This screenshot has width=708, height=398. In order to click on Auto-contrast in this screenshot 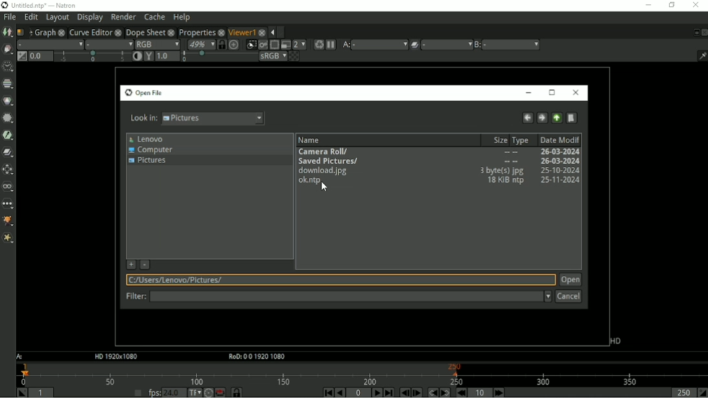, I will do `click(137, 56)`.